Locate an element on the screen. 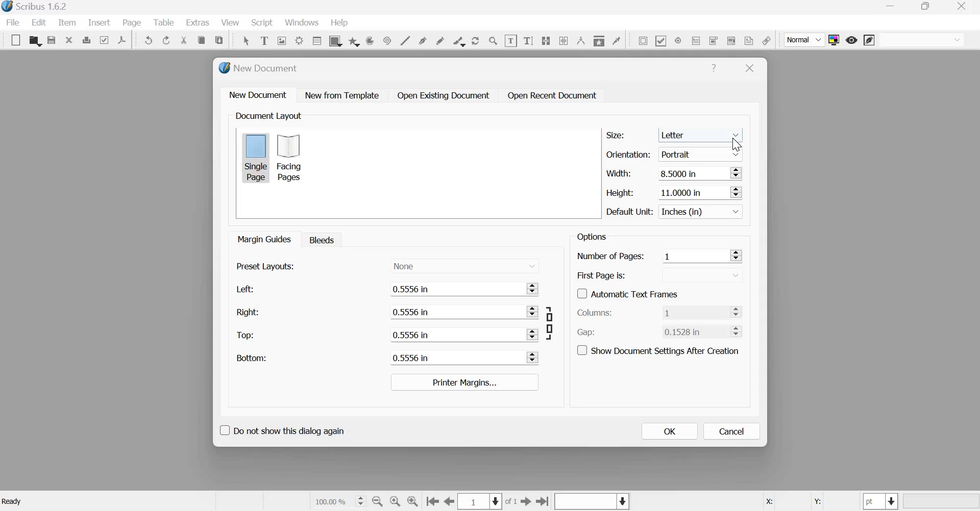  First Page is: is located at coordinates (602, 274).